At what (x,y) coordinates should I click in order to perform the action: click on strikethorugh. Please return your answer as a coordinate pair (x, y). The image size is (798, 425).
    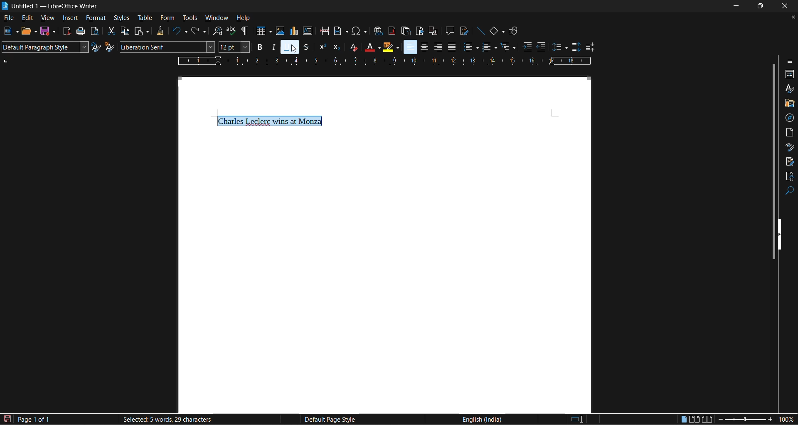
    Looking at the image, I should click on (306, 47).